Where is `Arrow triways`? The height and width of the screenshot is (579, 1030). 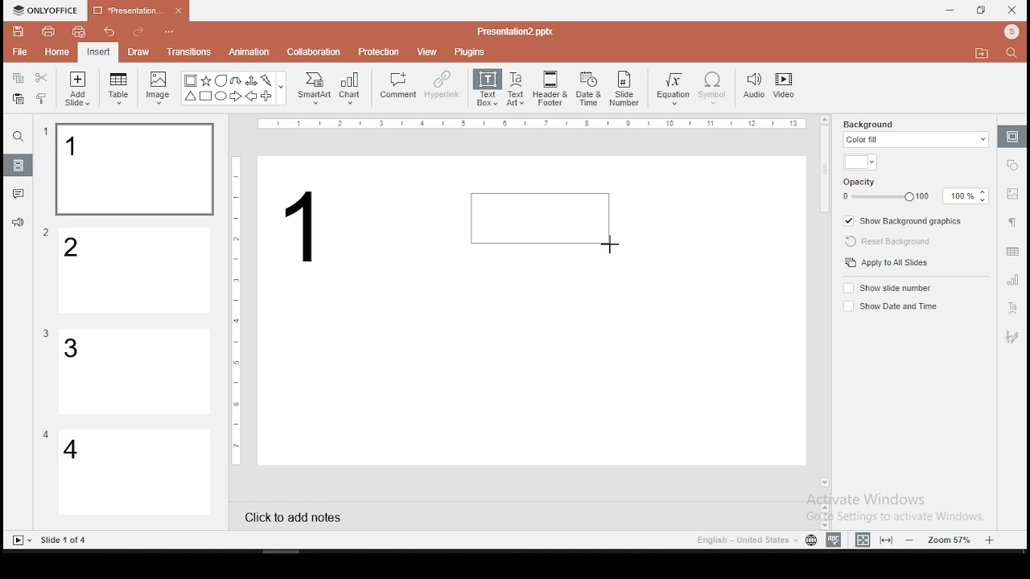 Arrow triways is located at coordinates (252, 80).